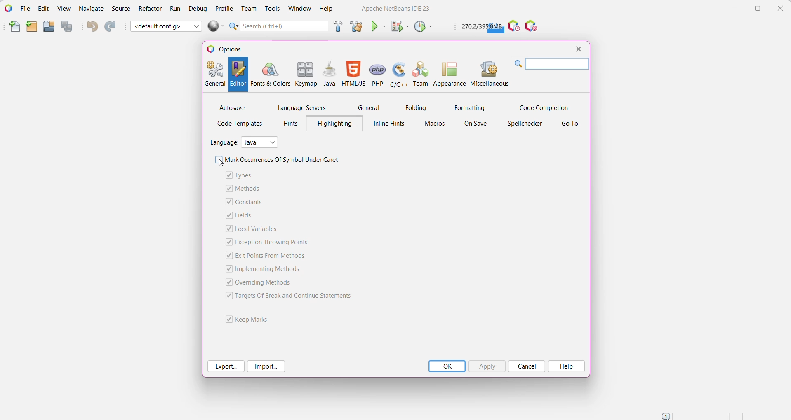  Describe the element at coordinates (733, 8) in the screenshot. I see `Minimize` at that location.